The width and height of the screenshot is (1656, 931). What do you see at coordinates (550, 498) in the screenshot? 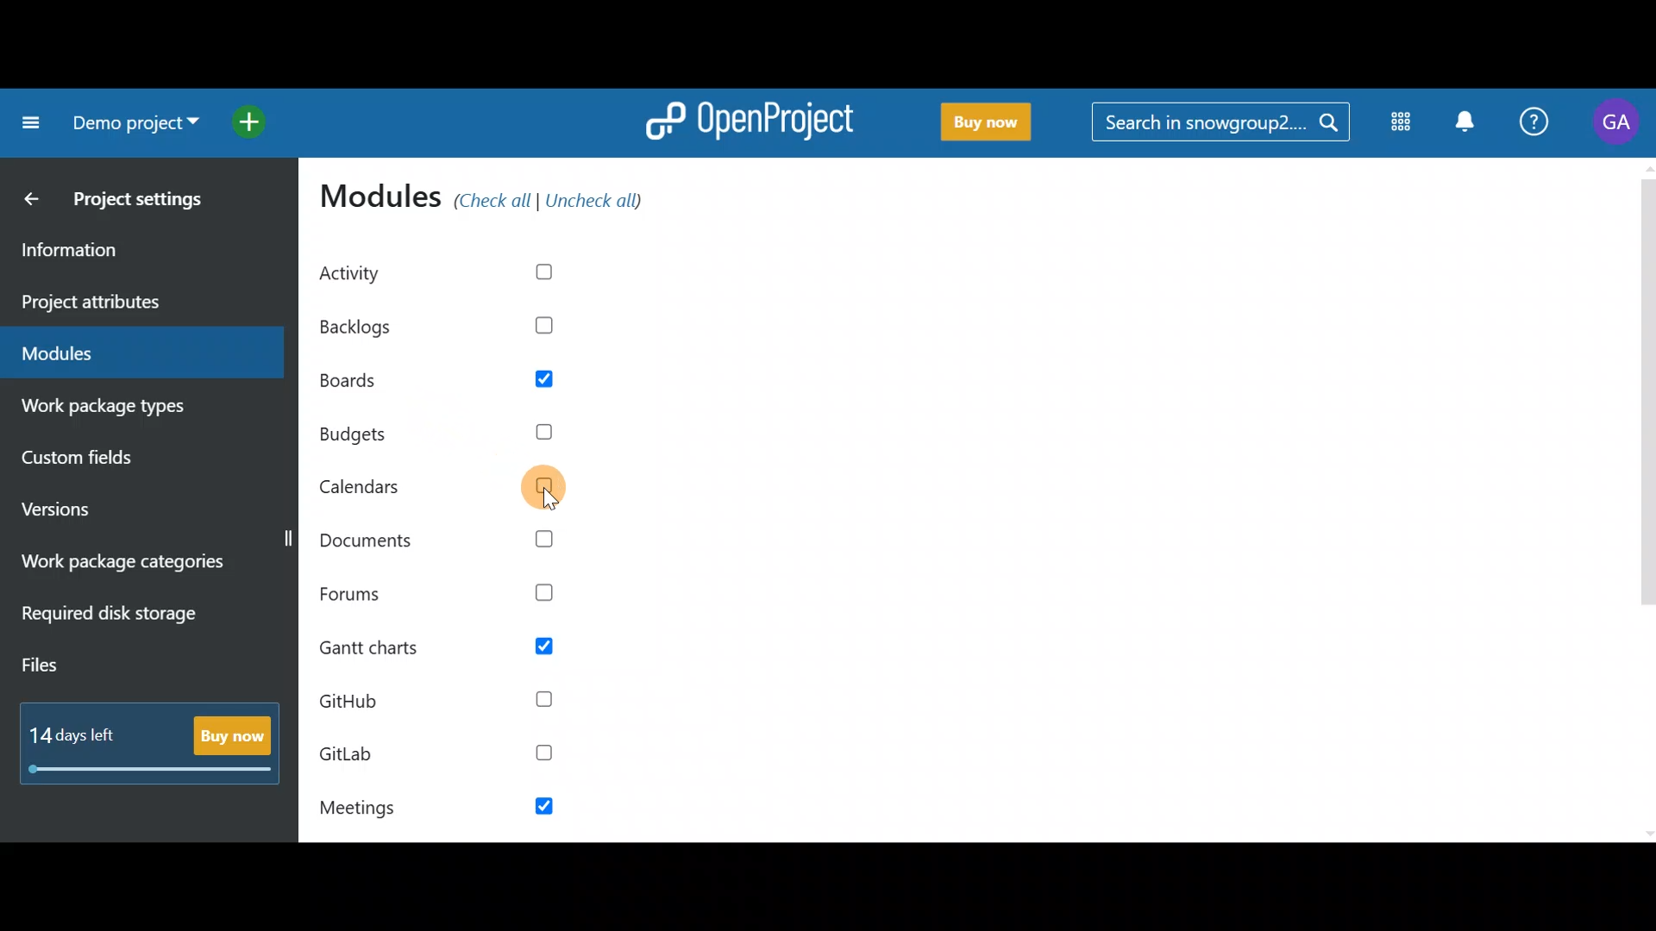
I see `cursor` at bounding box center [550, 498].